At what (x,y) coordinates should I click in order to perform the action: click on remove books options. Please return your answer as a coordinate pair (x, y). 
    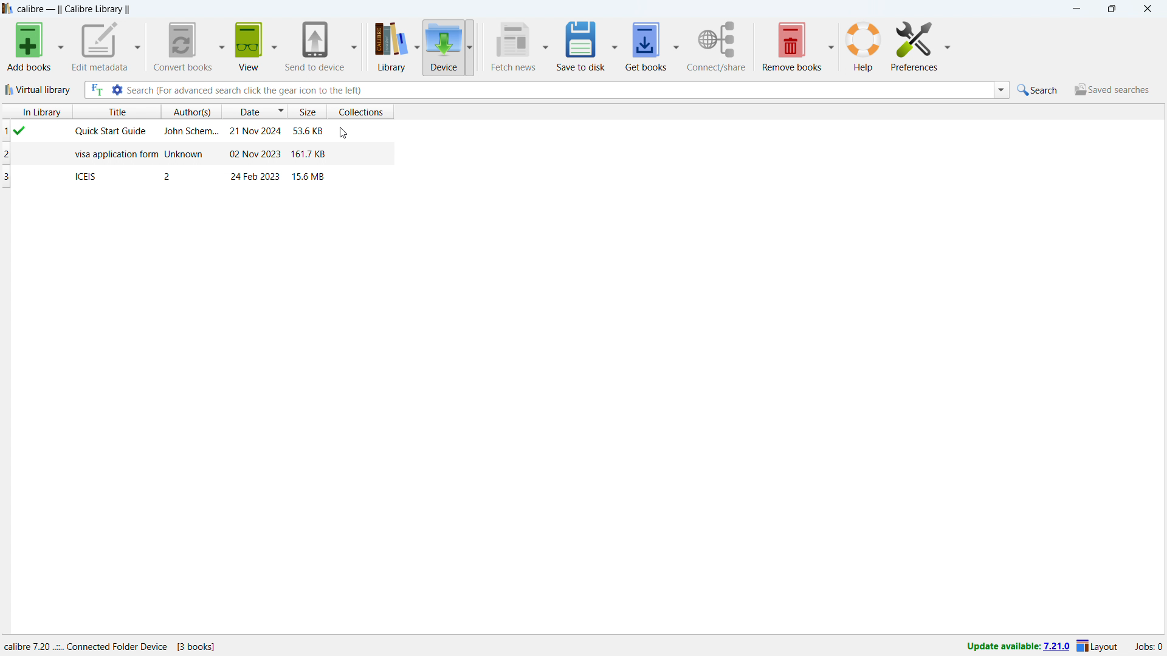
    Looking at the image, I should click on (831, 44).